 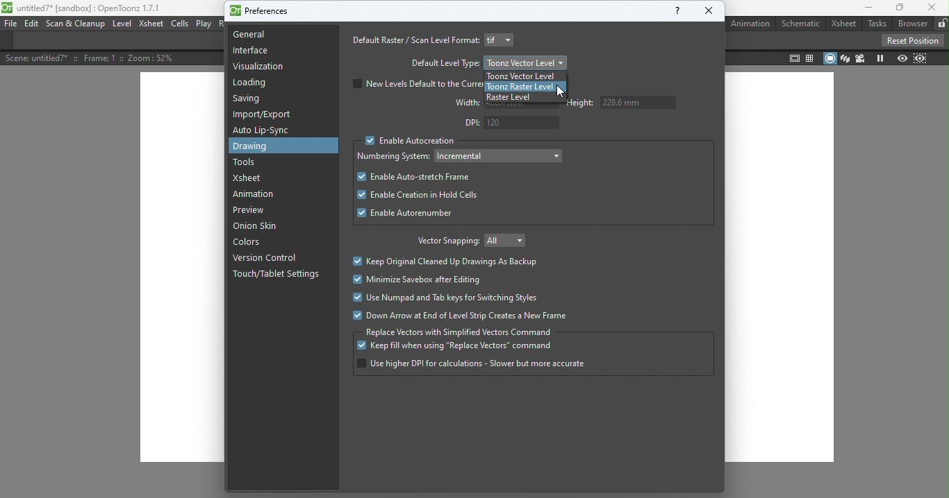 What do you see at coordinates (898, 8) in the screenshot?
I see `Maximize` at bounding box center [898, 8].